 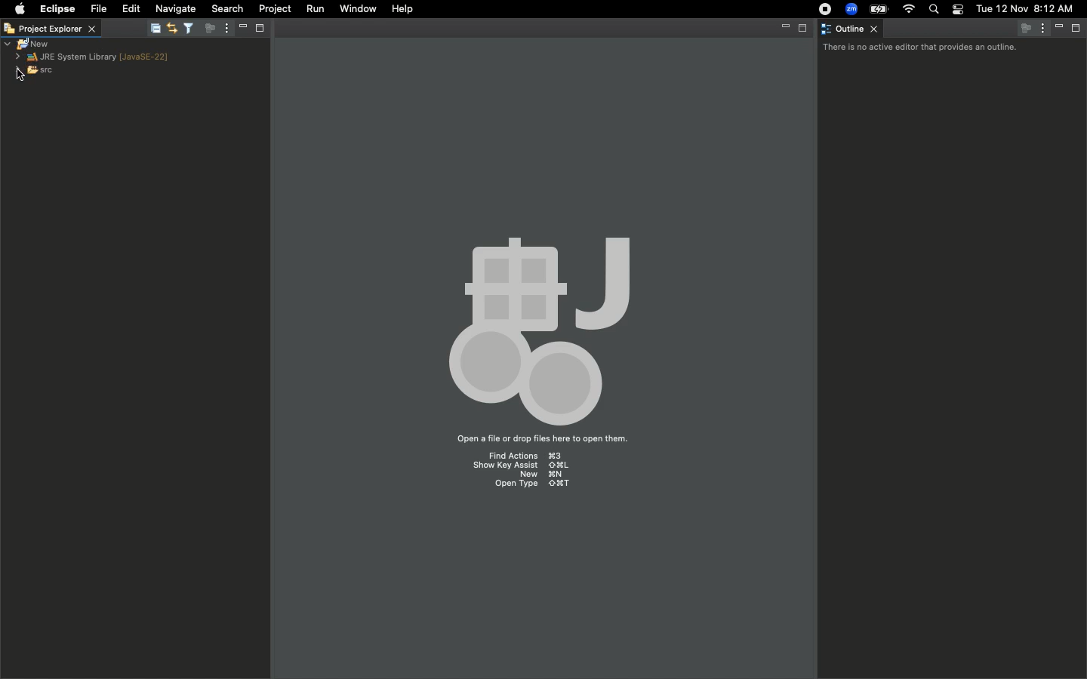 I want to click on Edit, so click(x=129, y=8).